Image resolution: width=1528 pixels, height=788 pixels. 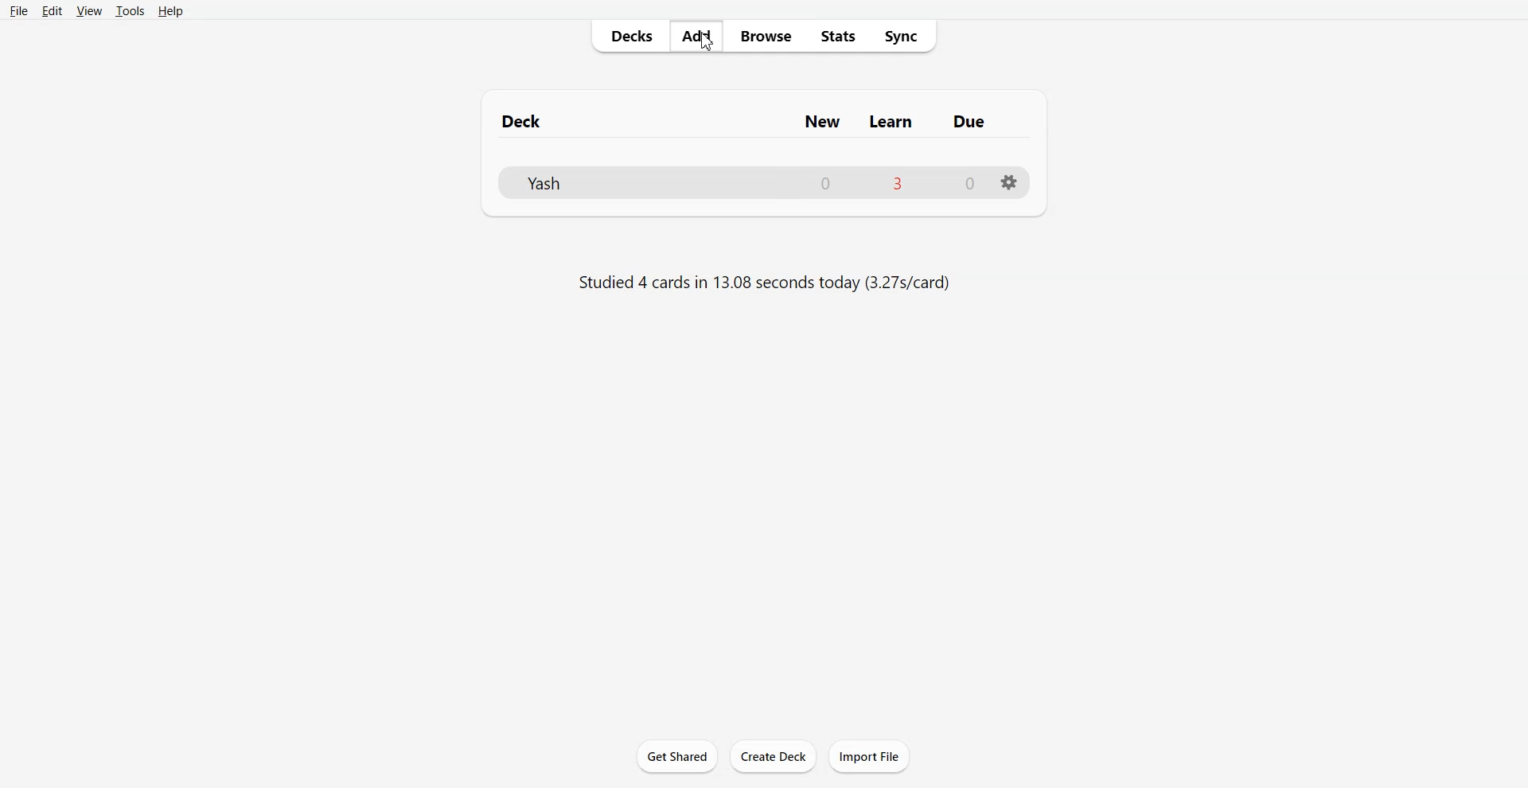 I want to click on Text 2, so click(x=762, y=281).